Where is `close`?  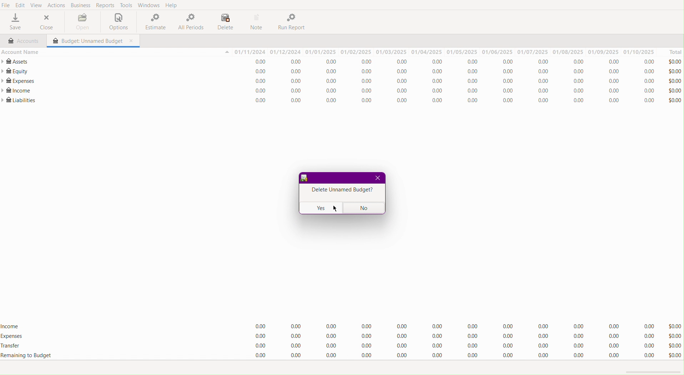 close is located at coordinates (132, 41).